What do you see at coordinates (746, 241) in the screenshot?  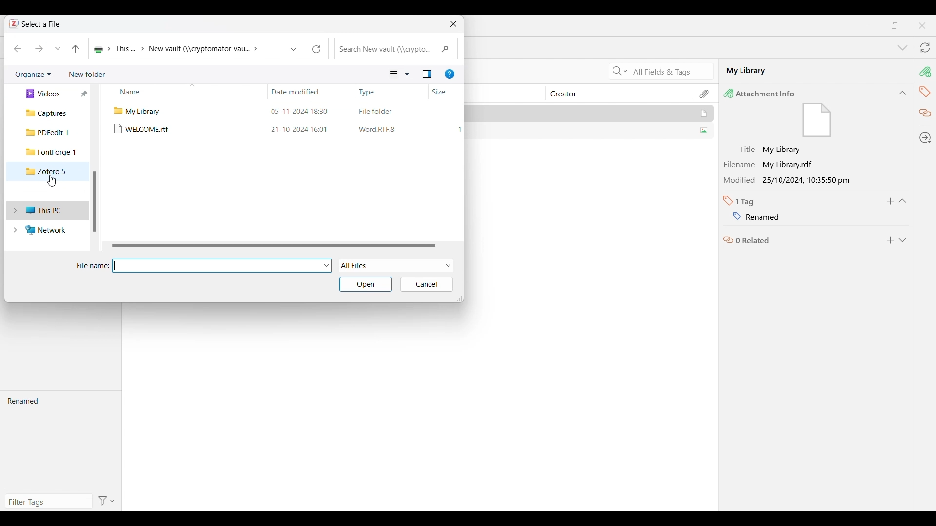 I see `Related` at bounding box center [746, 241].